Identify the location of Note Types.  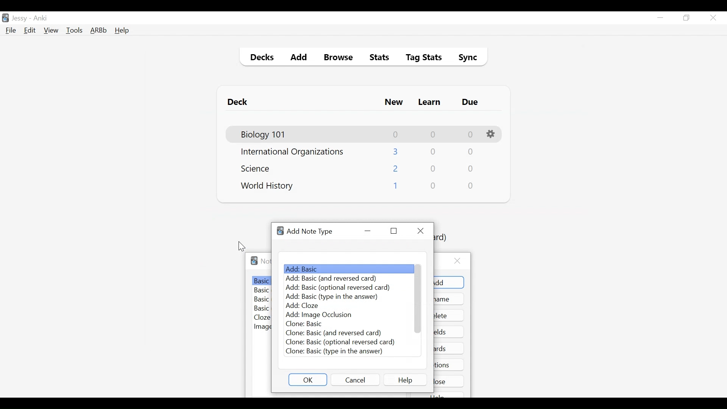
(265, 261).